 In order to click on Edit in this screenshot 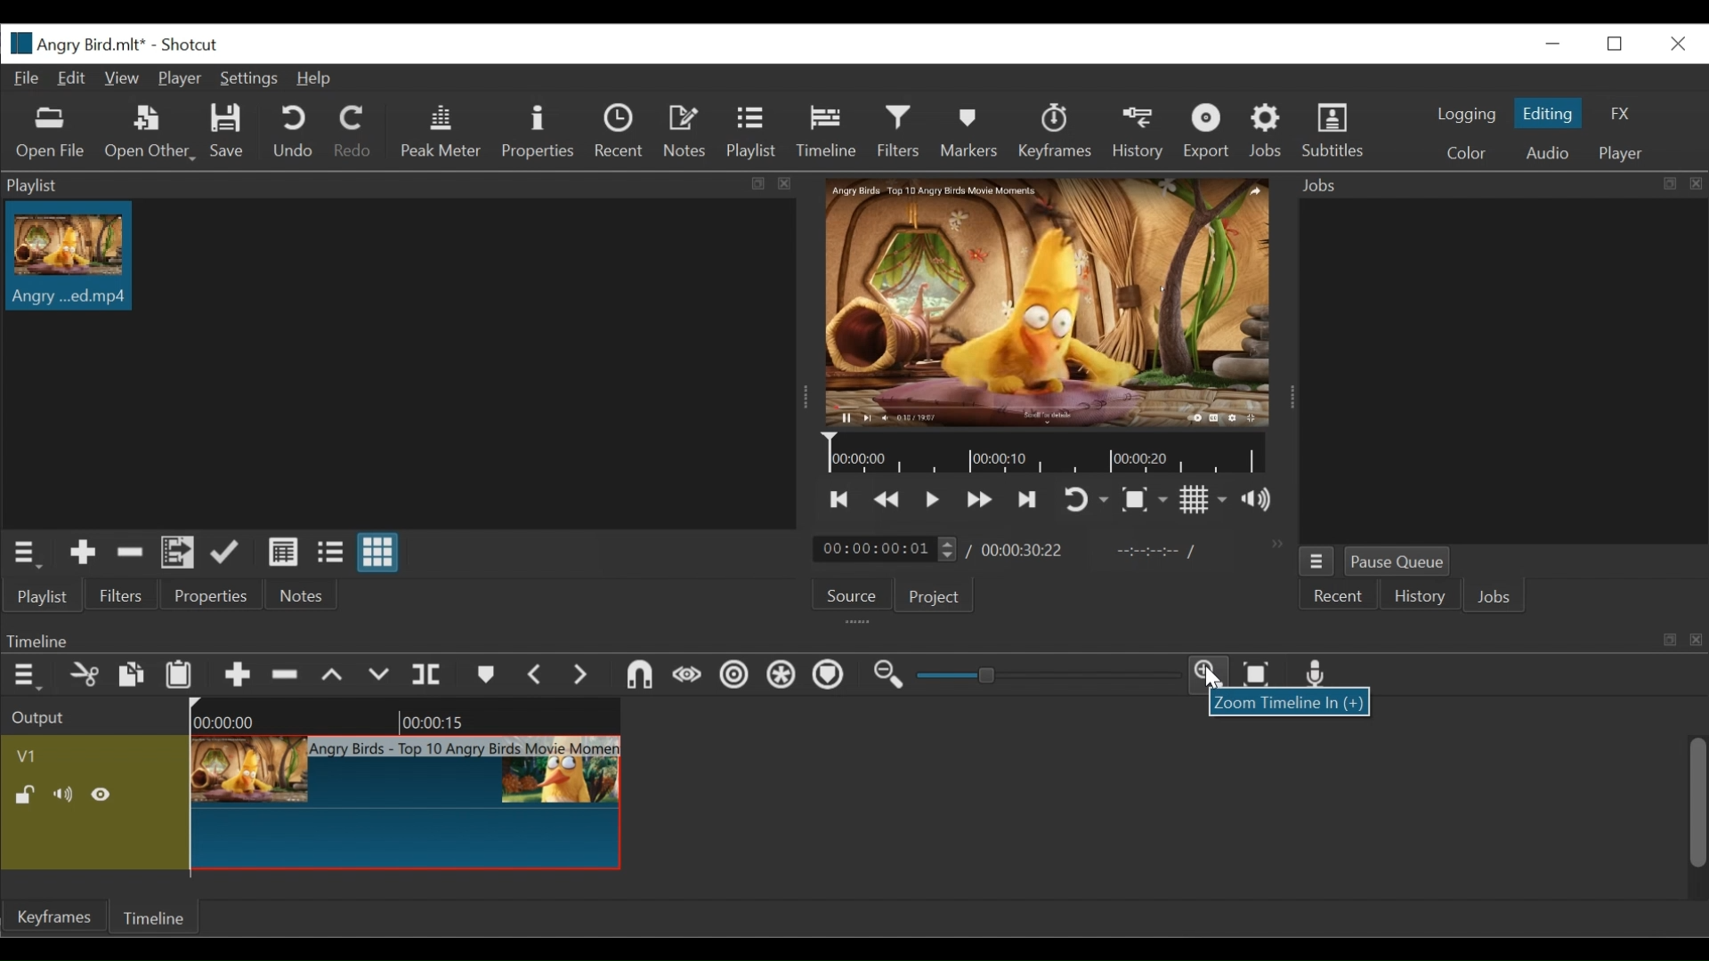, I will do `click(72, 79)`.